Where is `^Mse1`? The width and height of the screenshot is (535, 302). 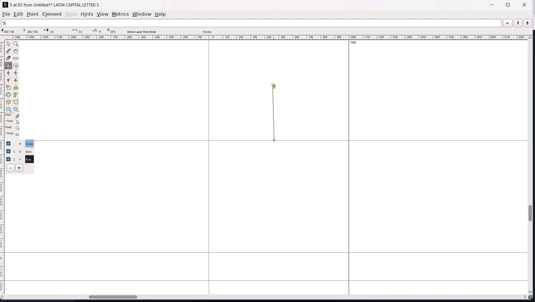
^Mse1 is located at coordinates (13, 122).